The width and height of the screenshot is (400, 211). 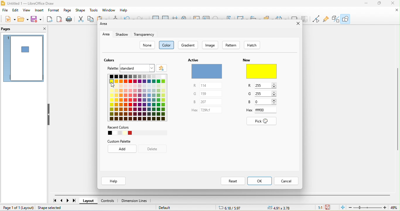 I want to click on color change, so click(x=261, y=69).